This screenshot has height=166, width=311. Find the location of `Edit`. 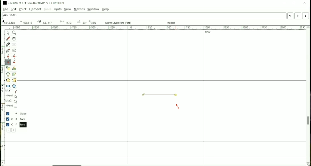

Edit is located at coordinates (14, 9).